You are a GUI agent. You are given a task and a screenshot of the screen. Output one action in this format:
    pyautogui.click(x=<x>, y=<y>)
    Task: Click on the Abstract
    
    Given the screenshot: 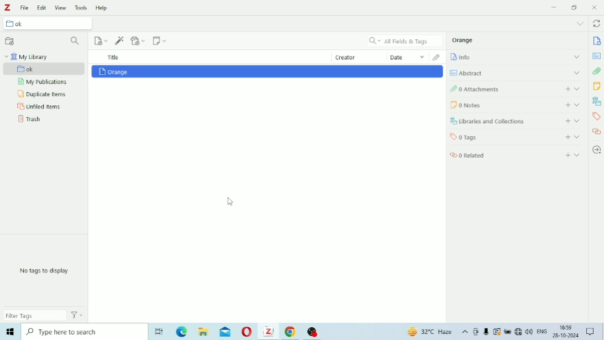 What is the action you would take?
    pyautogui.click(x=515, y=73)
    